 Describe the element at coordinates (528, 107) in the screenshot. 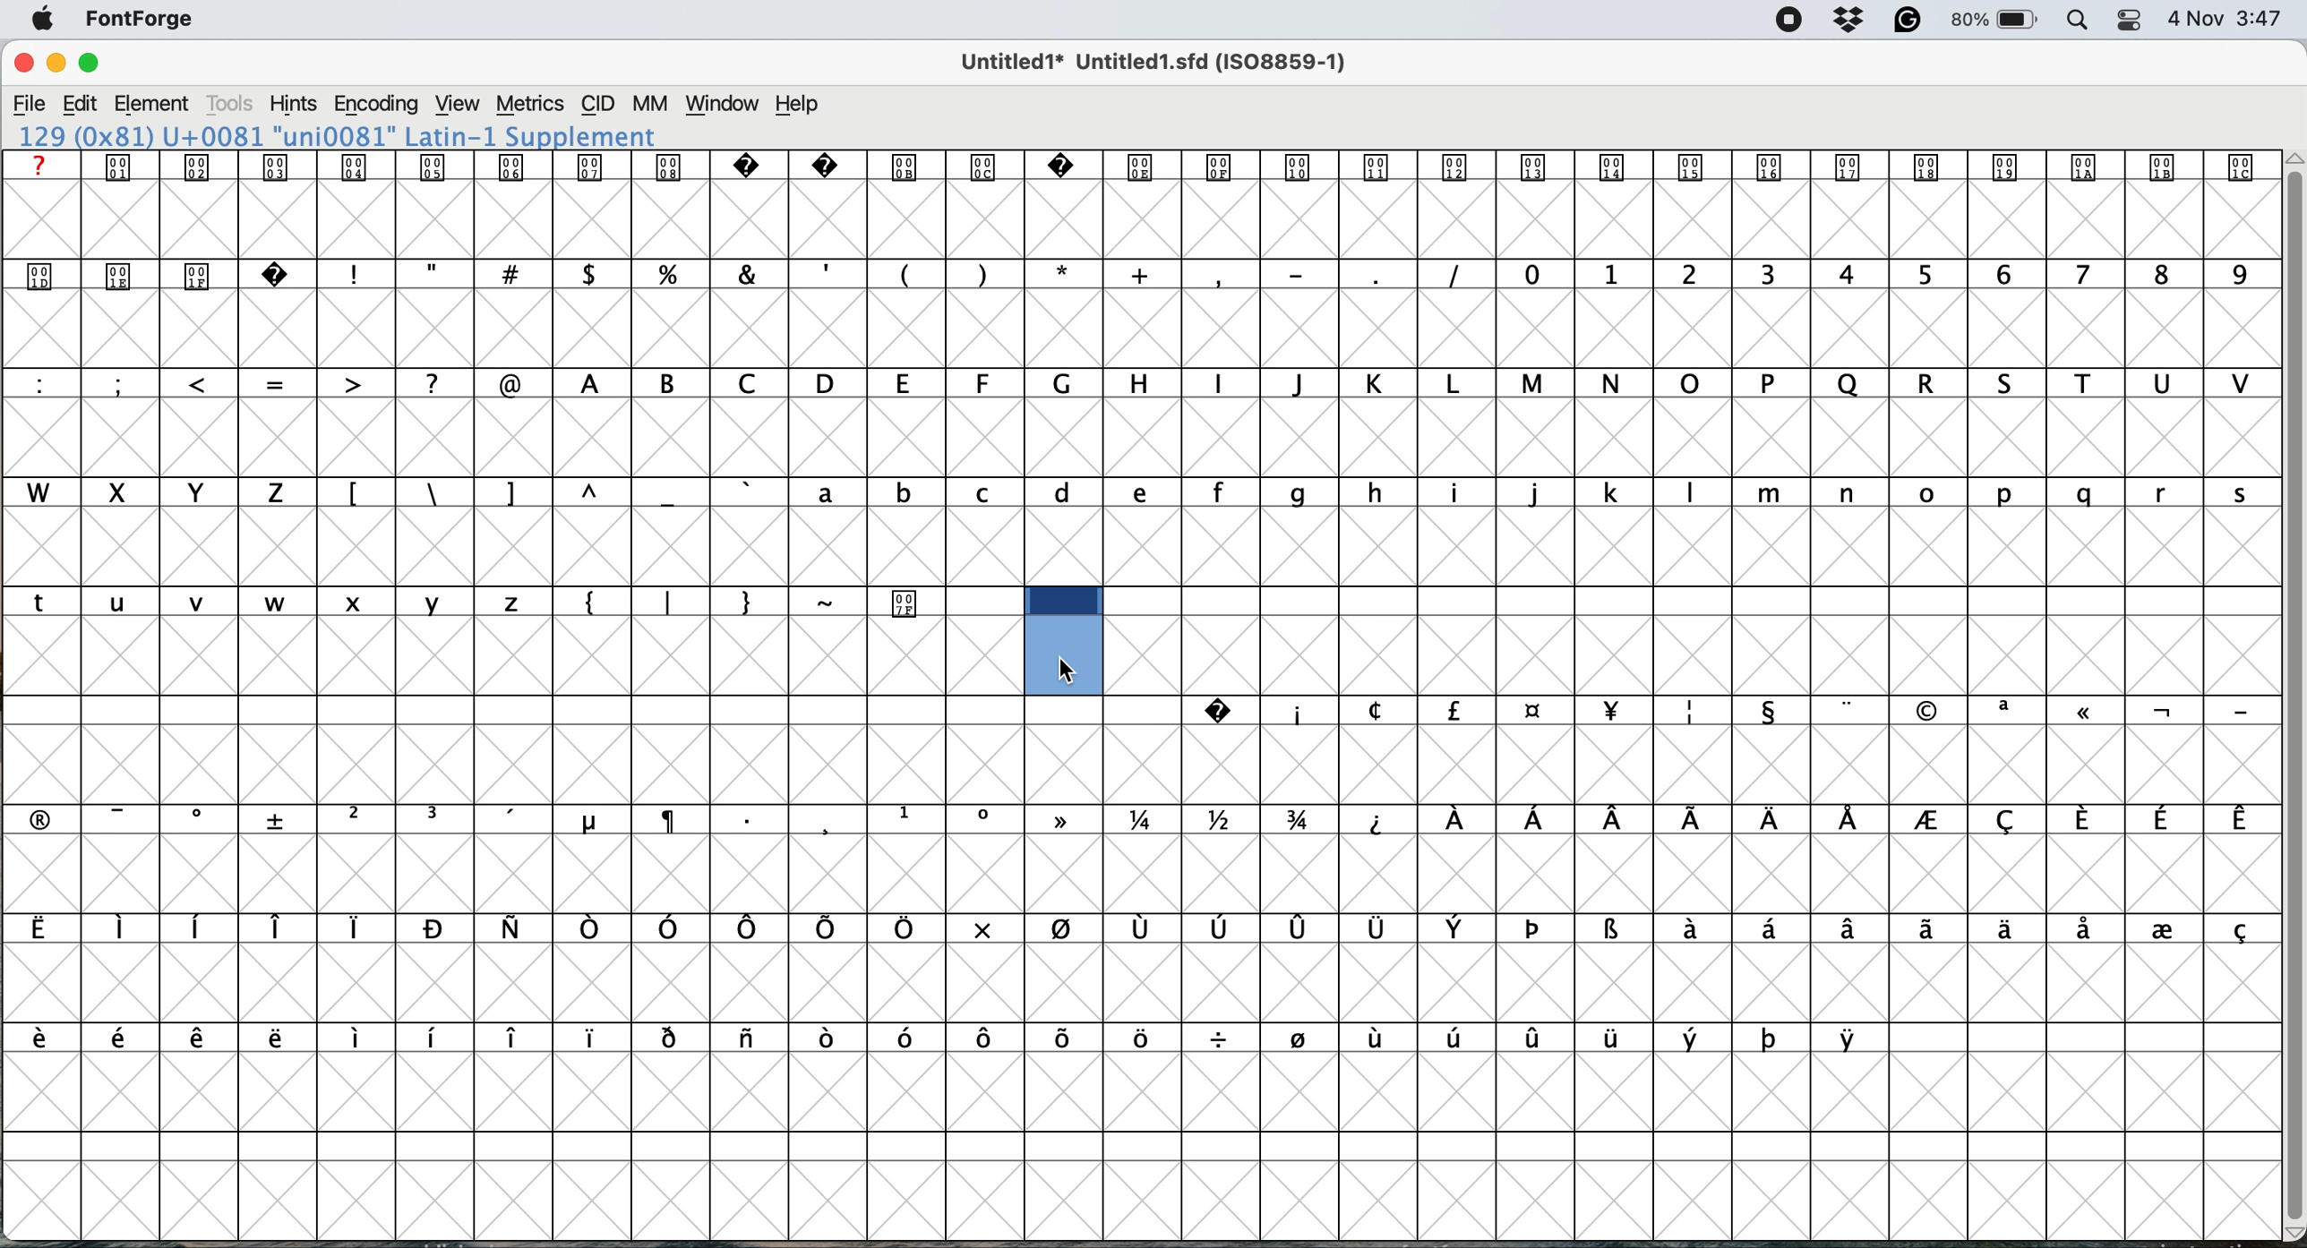

I see `Metrics` at that location.